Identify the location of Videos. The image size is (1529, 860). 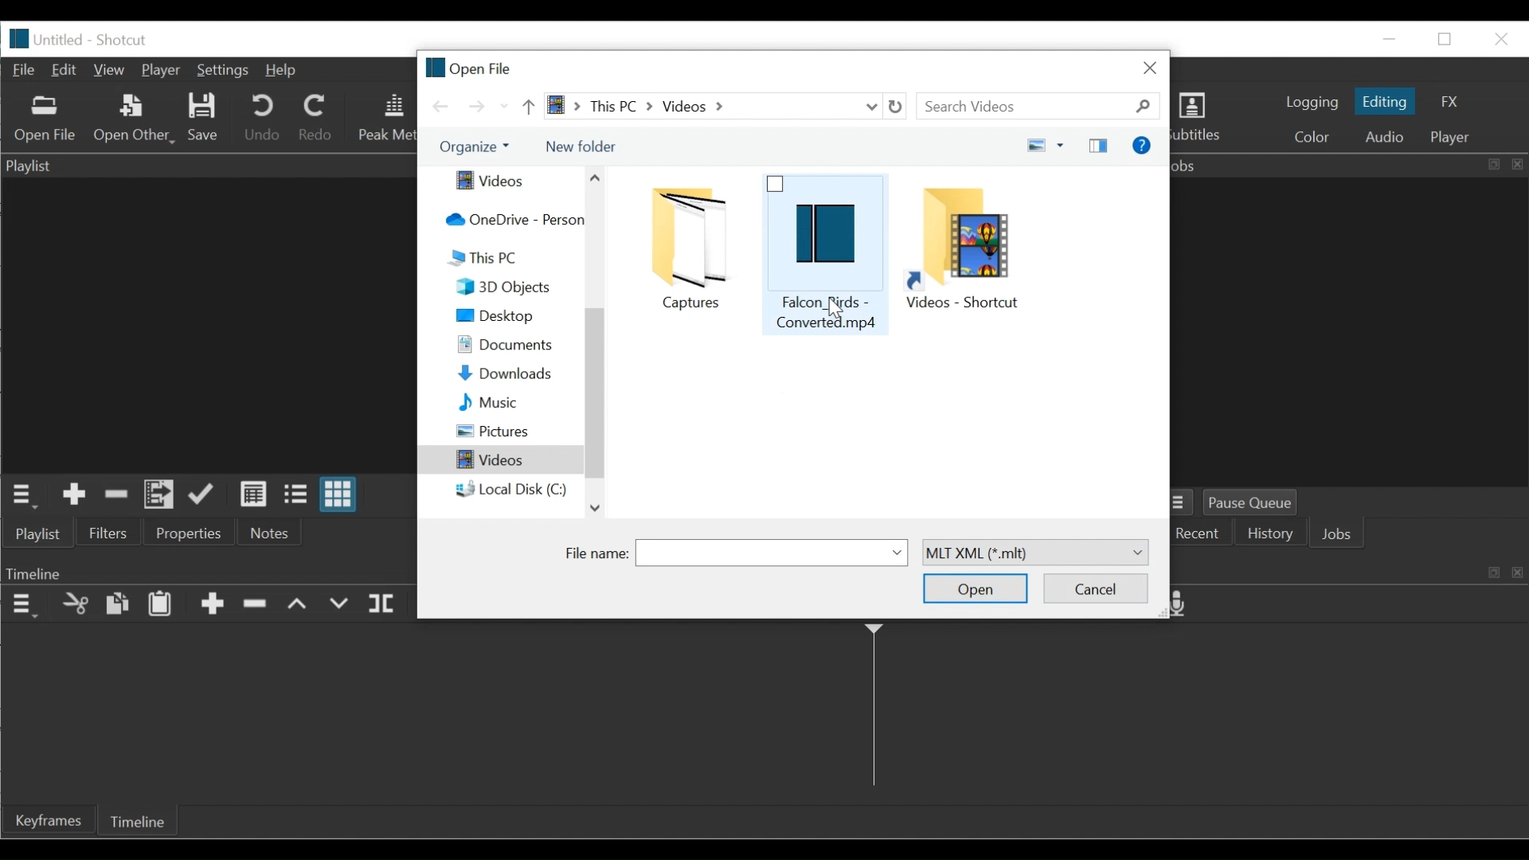
(500, 460).